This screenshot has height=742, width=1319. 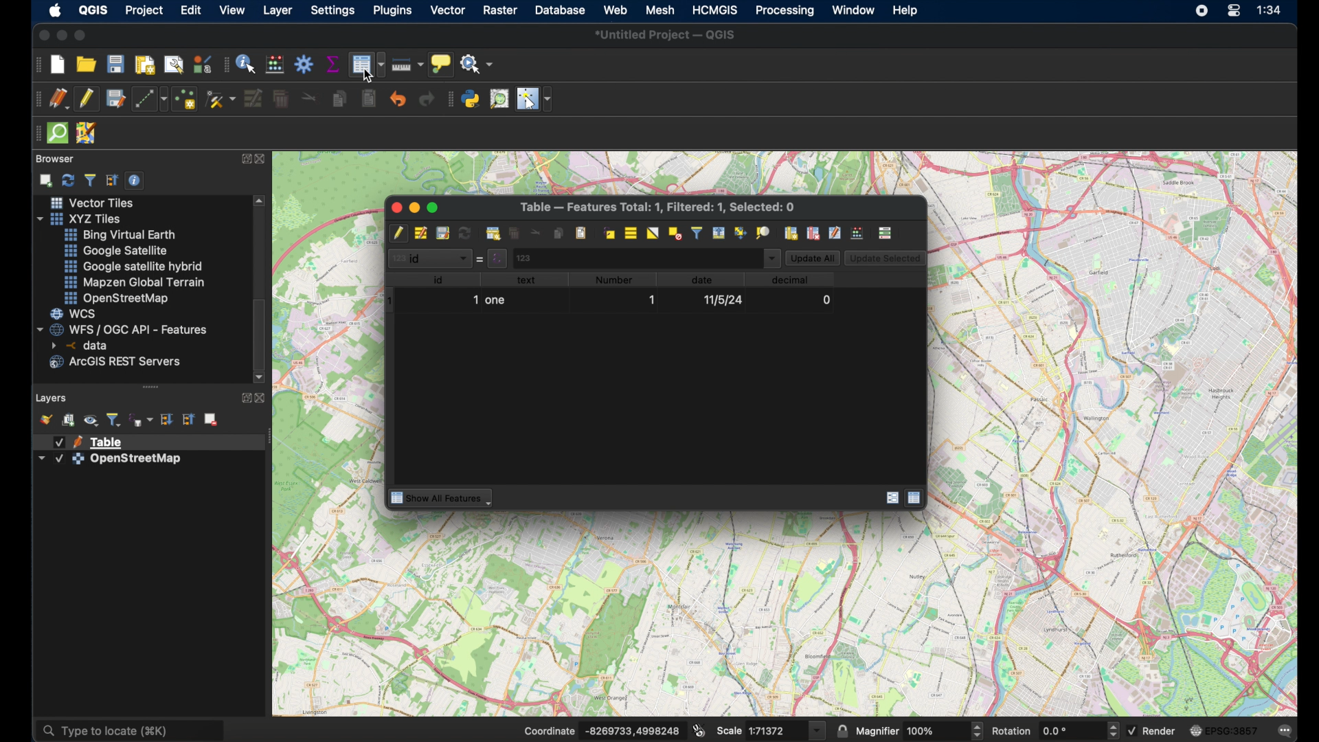 What do you see at coordinates (792, 233) in the screenshot?
I see `new field` at bounding box center [792, 233].